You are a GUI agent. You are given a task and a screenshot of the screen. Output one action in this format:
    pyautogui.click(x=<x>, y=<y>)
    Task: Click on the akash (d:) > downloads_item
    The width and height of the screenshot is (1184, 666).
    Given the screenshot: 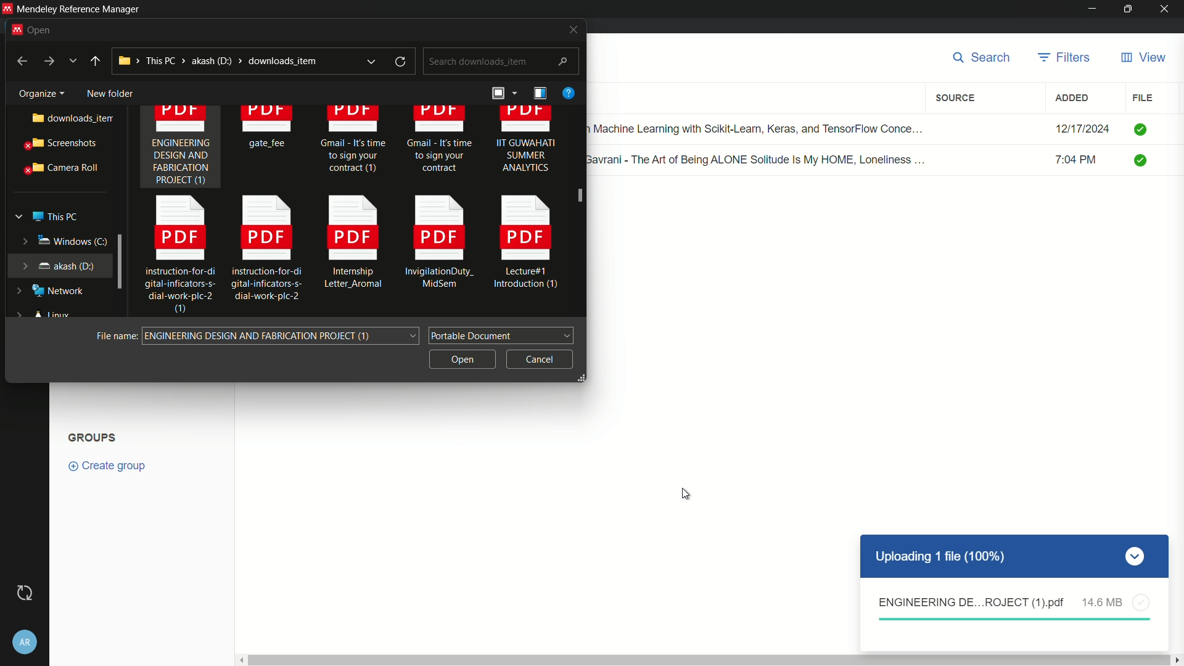 What is the action you would take?
    pyautogui.click(x=225, y=60)
    